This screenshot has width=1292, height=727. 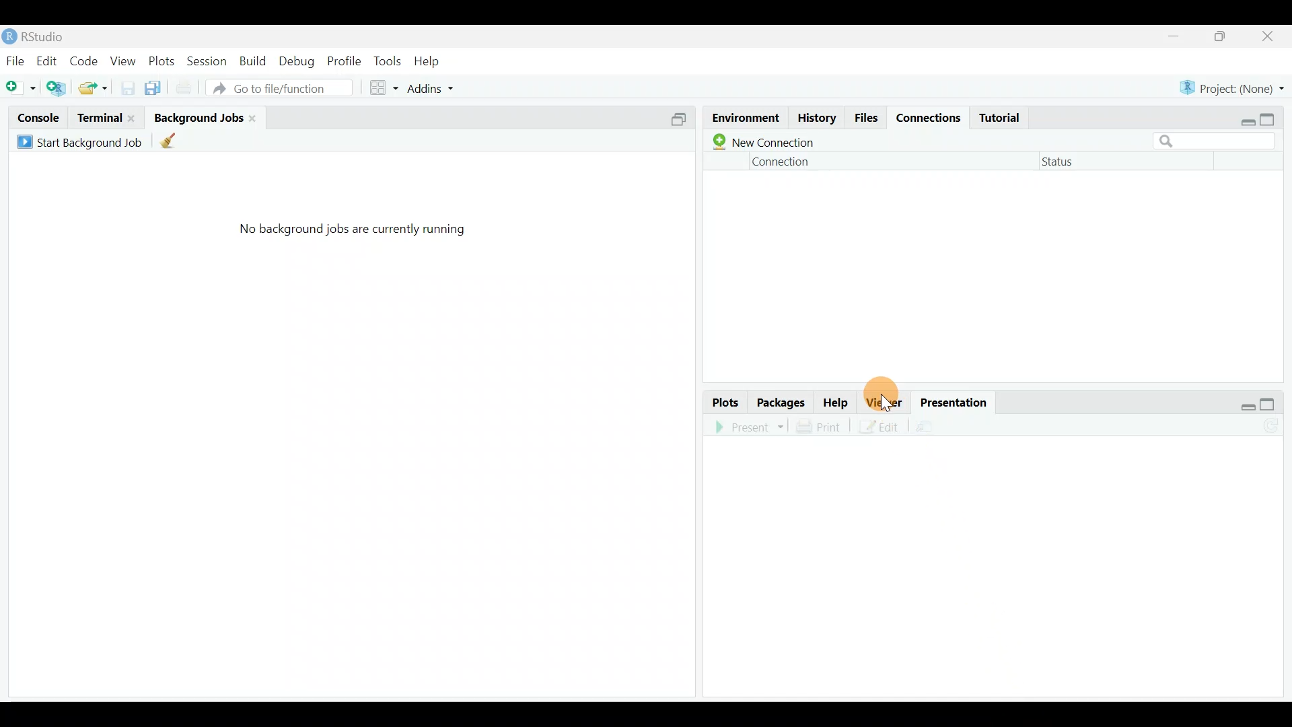 What do you see at coordinates (385, 86) in the screenshot?
I see `Workspace panes` at bounding box center [385, 86].